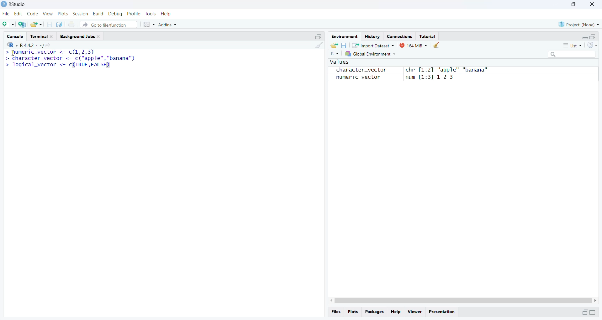 The height and width of the screenshot is (320, 602). I want to click on R, so click(334, 54).